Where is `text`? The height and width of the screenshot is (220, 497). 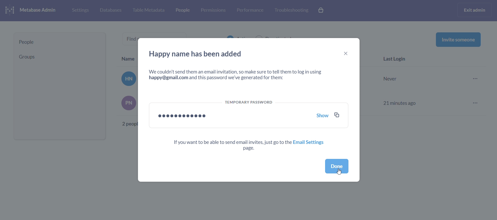
text is located at coordinates (130, 123).